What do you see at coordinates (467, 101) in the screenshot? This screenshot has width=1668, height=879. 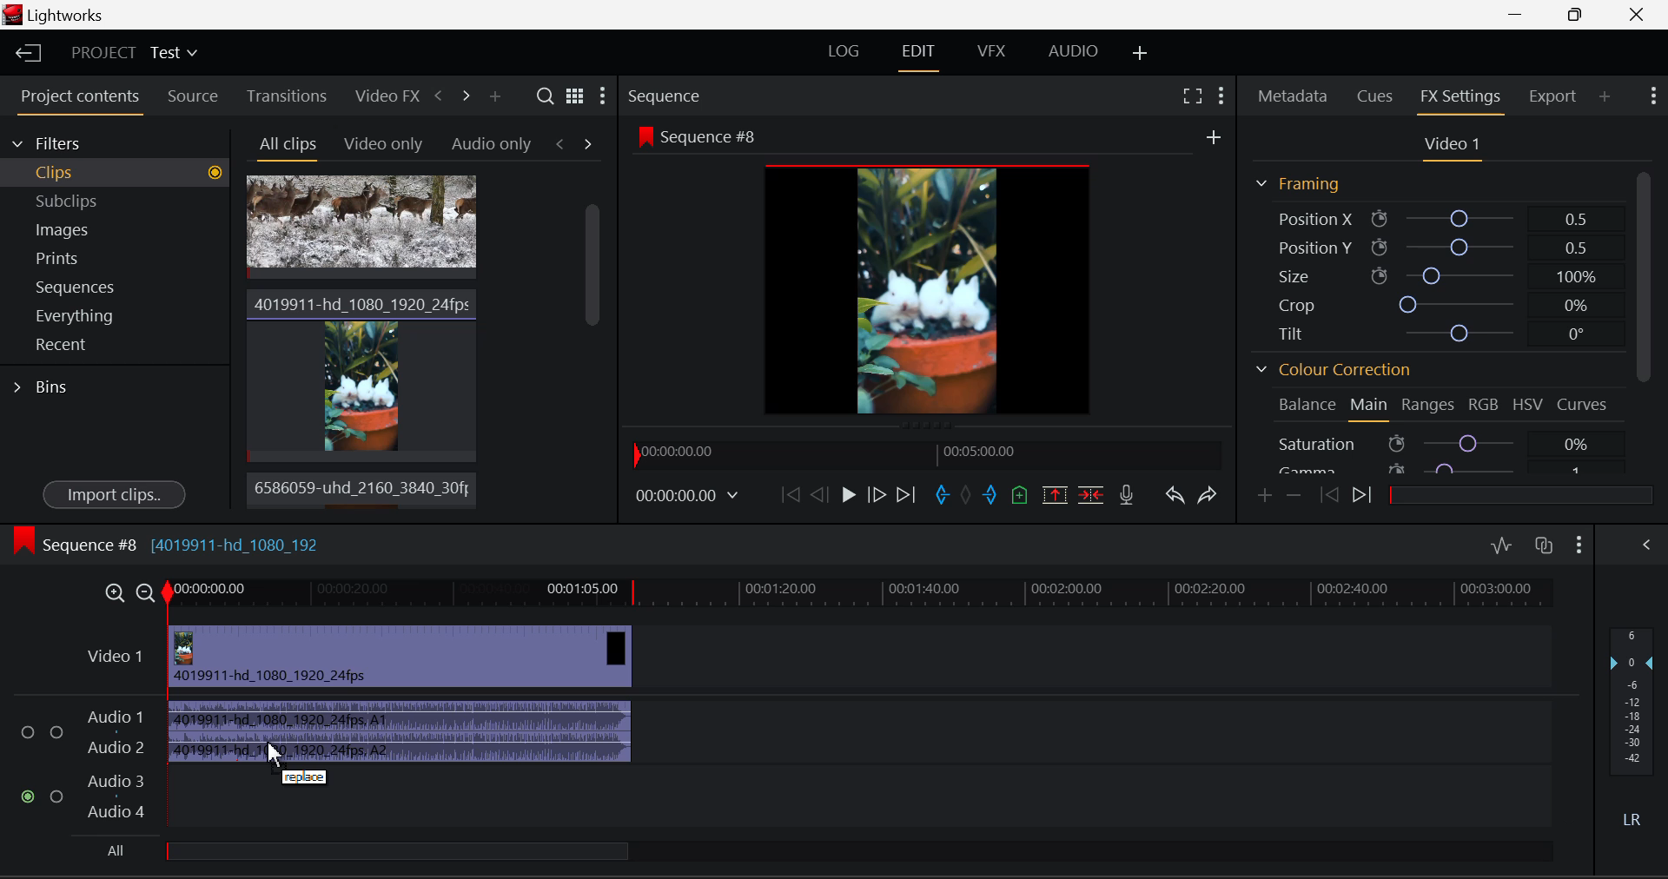 I see `Next Panel` at bounding box center [467, 101].